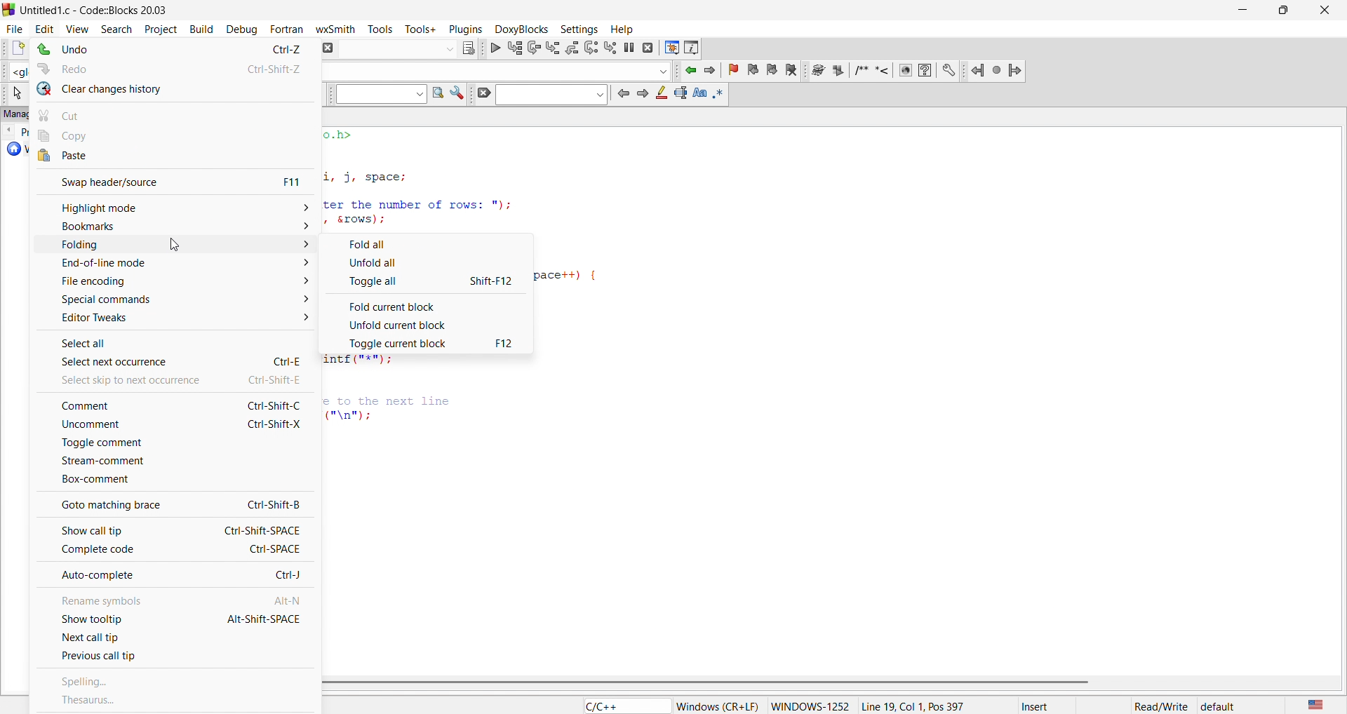 The width and height of the screenshot is (1347, 714). What do you see at coordinates (172, 659) in the screenshot?
I see `previous call tip` at bounding box center [172, 659].